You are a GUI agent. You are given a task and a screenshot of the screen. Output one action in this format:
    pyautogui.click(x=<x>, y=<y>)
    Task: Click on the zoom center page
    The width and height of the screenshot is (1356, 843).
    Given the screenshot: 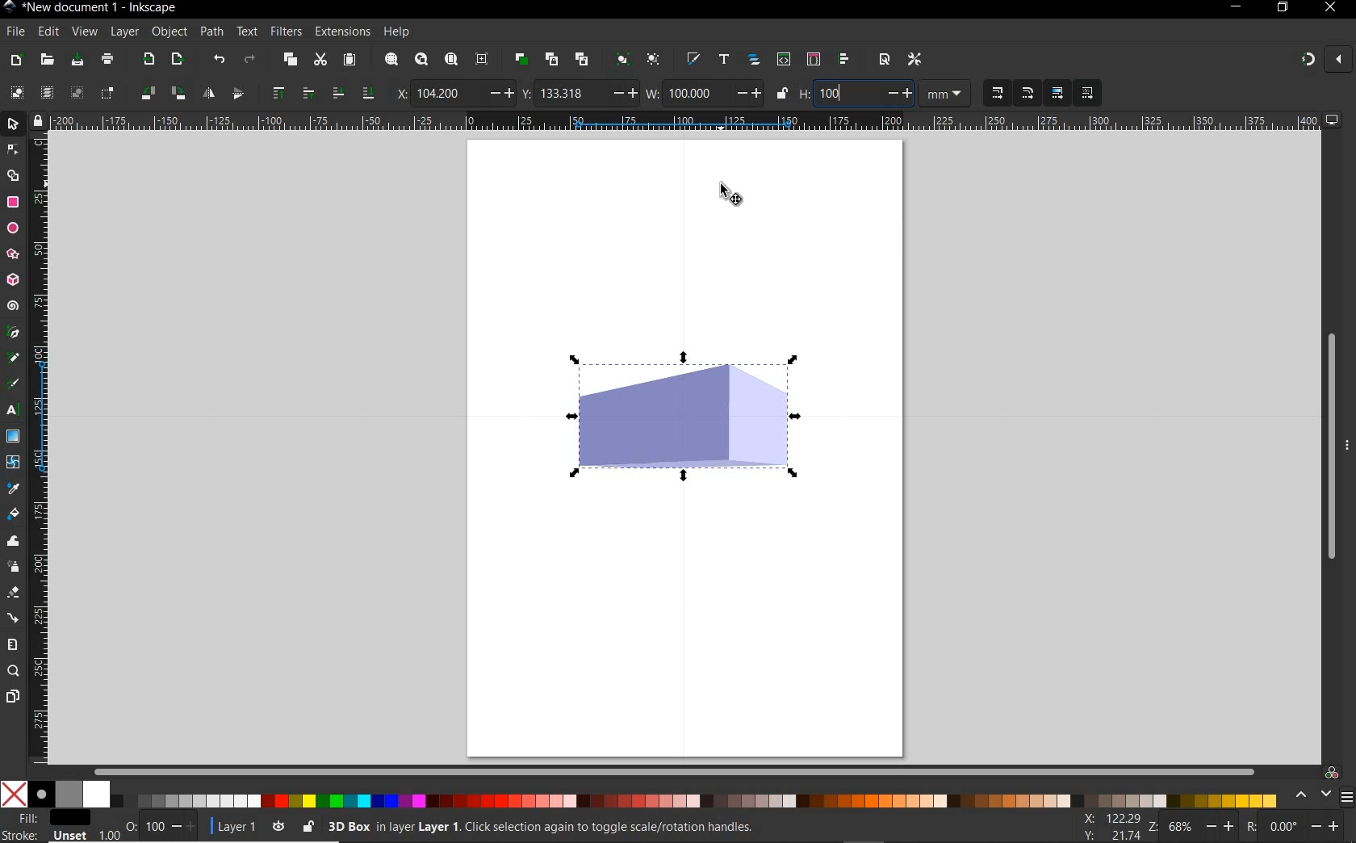 What is the action you would take?
    pyautogui.click(x=481, y=58)
    